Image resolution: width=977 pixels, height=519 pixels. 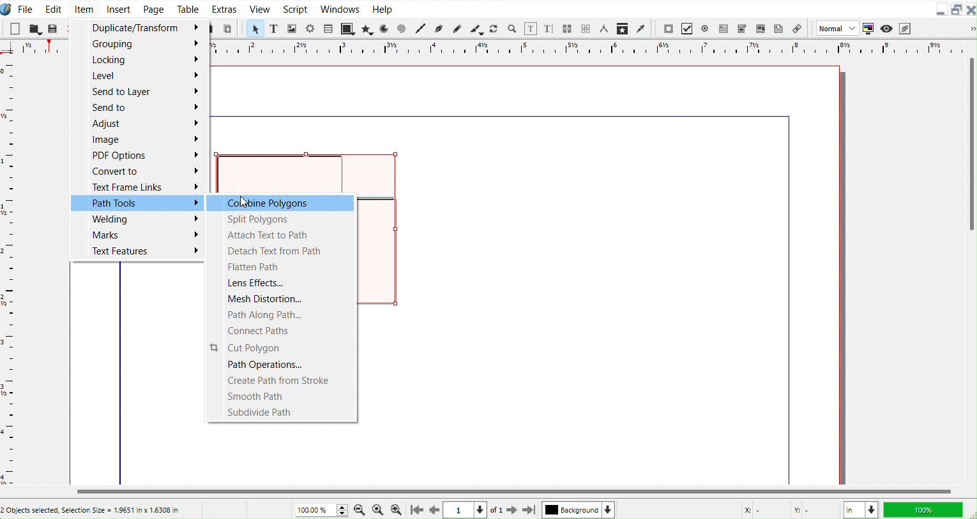 I want to click on Duplicate/Transform, so click(x=137, y=27).